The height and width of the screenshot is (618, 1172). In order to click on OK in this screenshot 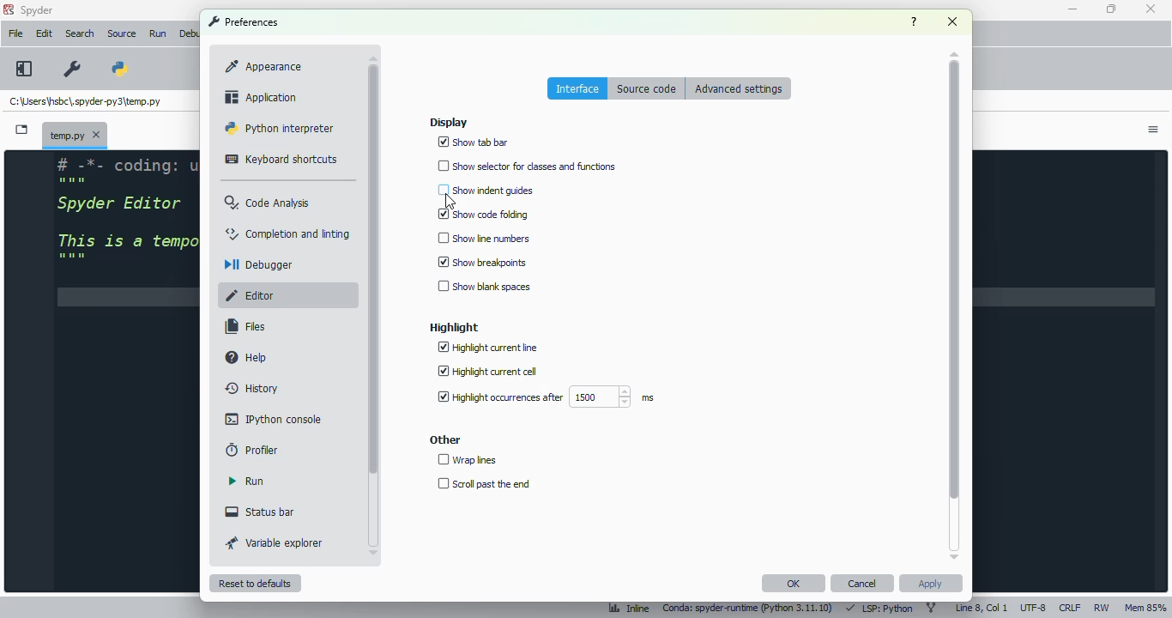, I will do `click(794, 584)`.